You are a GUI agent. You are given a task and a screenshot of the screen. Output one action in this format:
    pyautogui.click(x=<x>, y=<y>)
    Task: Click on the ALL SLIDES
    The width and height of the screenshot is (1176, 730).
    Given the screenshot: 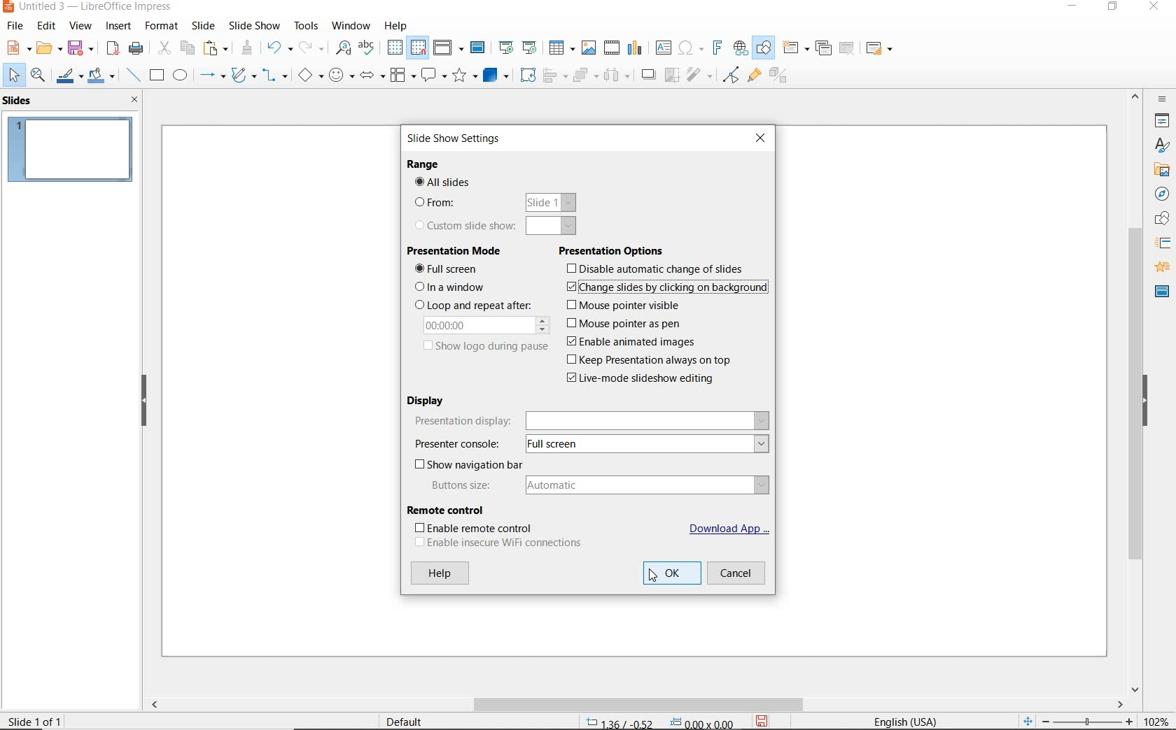 What is the action you would take?
    pyautogui.click(x=439, y=182)
    